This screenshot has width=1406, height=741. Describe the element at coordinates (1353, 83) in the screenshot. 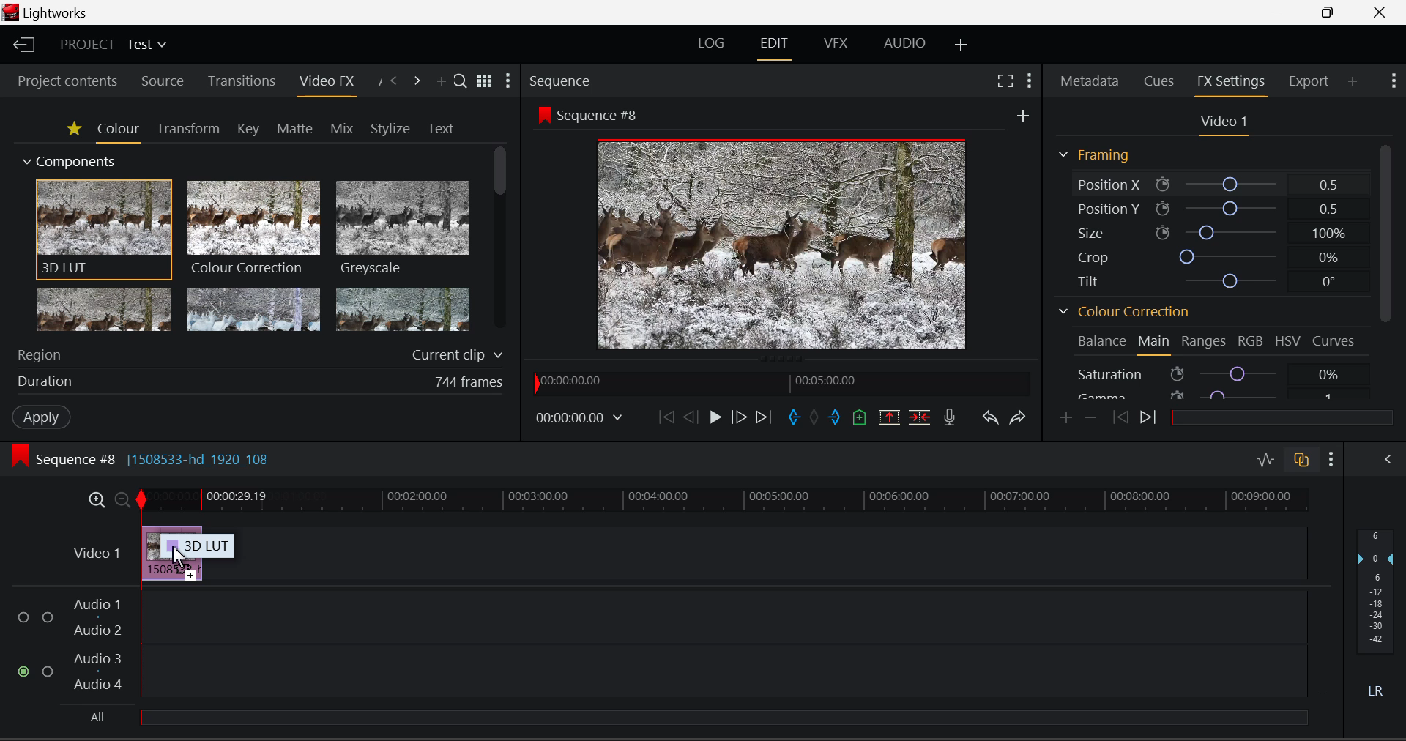

I see `Add Panel` at that location.